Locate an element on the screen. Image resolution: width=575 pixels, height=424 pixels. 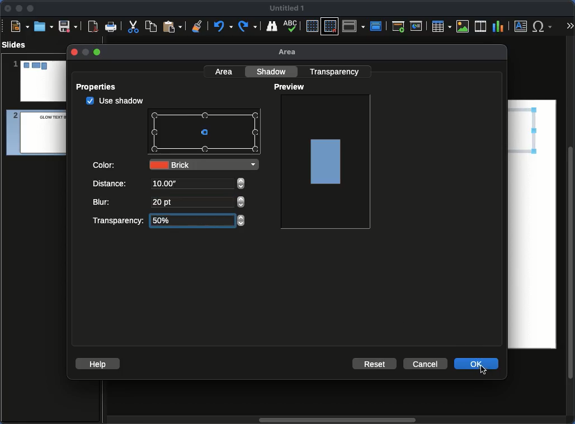
Redo is located at coordinates (248, 26).